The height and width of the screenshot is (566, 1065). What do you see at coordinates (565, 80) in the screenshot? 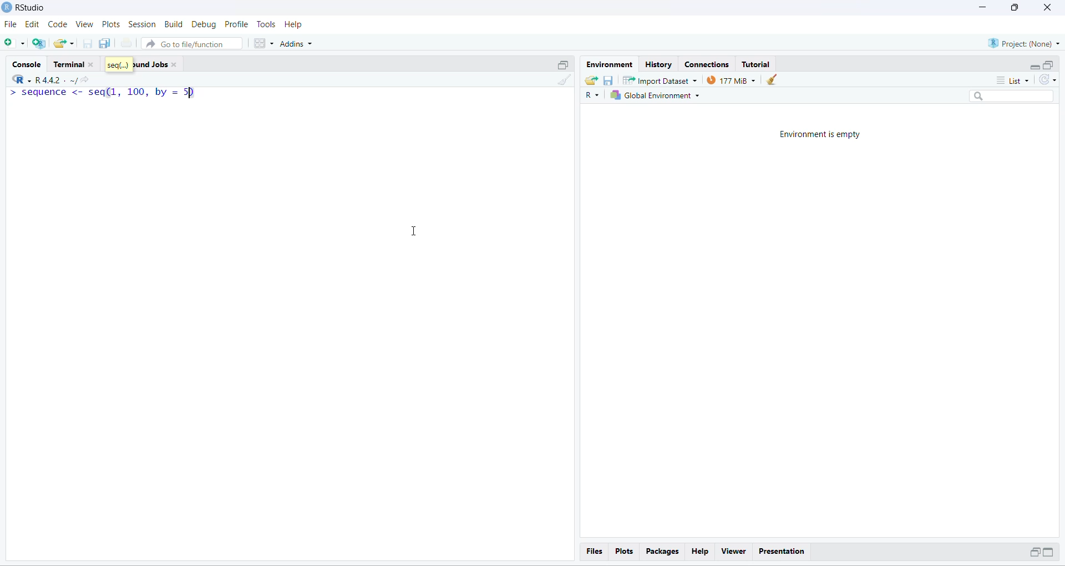
I see `clean` at bounding box center [565, 80].